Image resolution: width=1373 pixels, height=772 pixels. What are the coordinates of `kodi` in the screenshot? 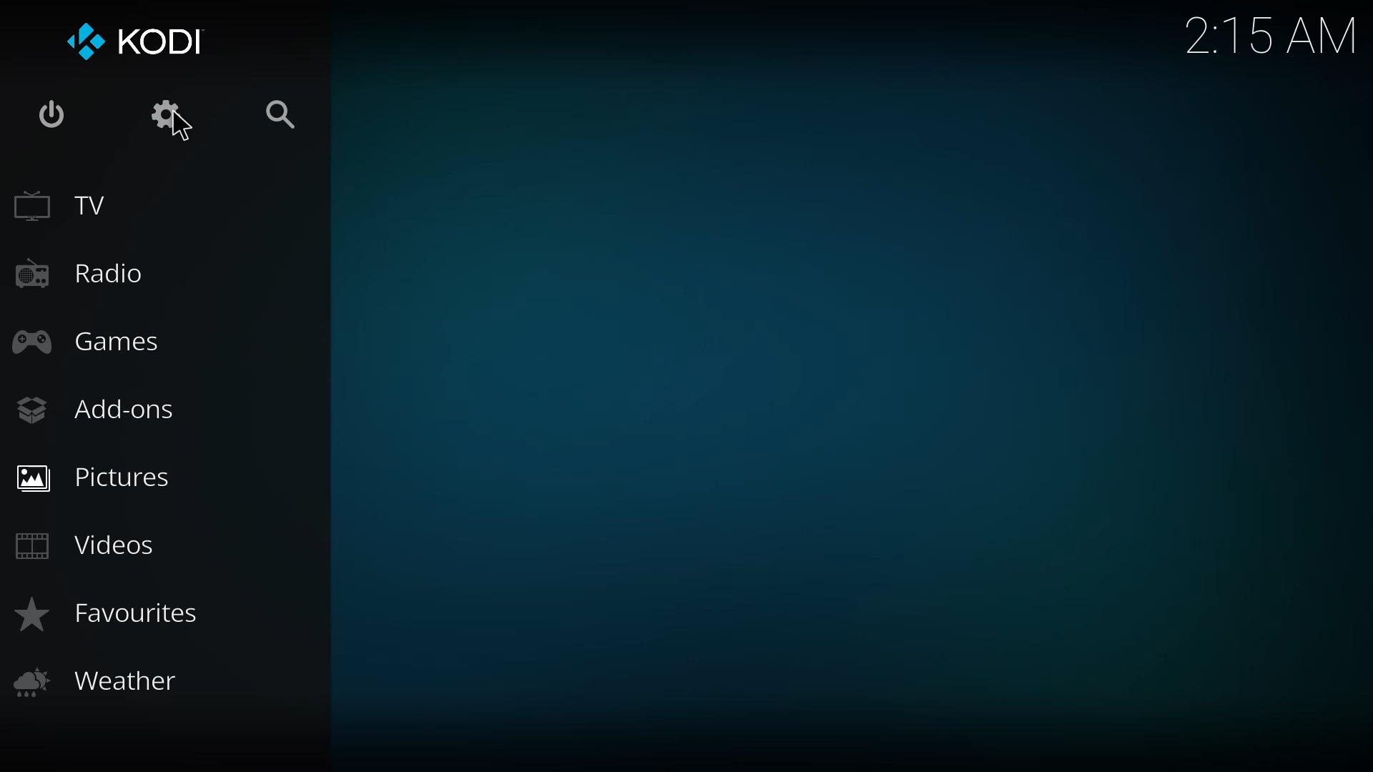 It's located at (136, 44).